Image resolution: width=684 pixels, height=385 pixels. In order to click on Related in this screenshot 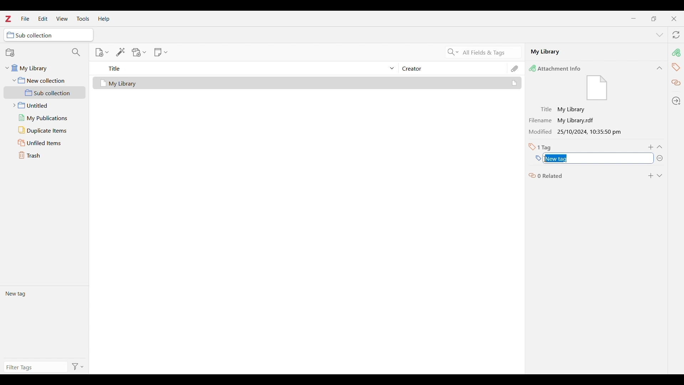, I will do `click(677, 83)`.